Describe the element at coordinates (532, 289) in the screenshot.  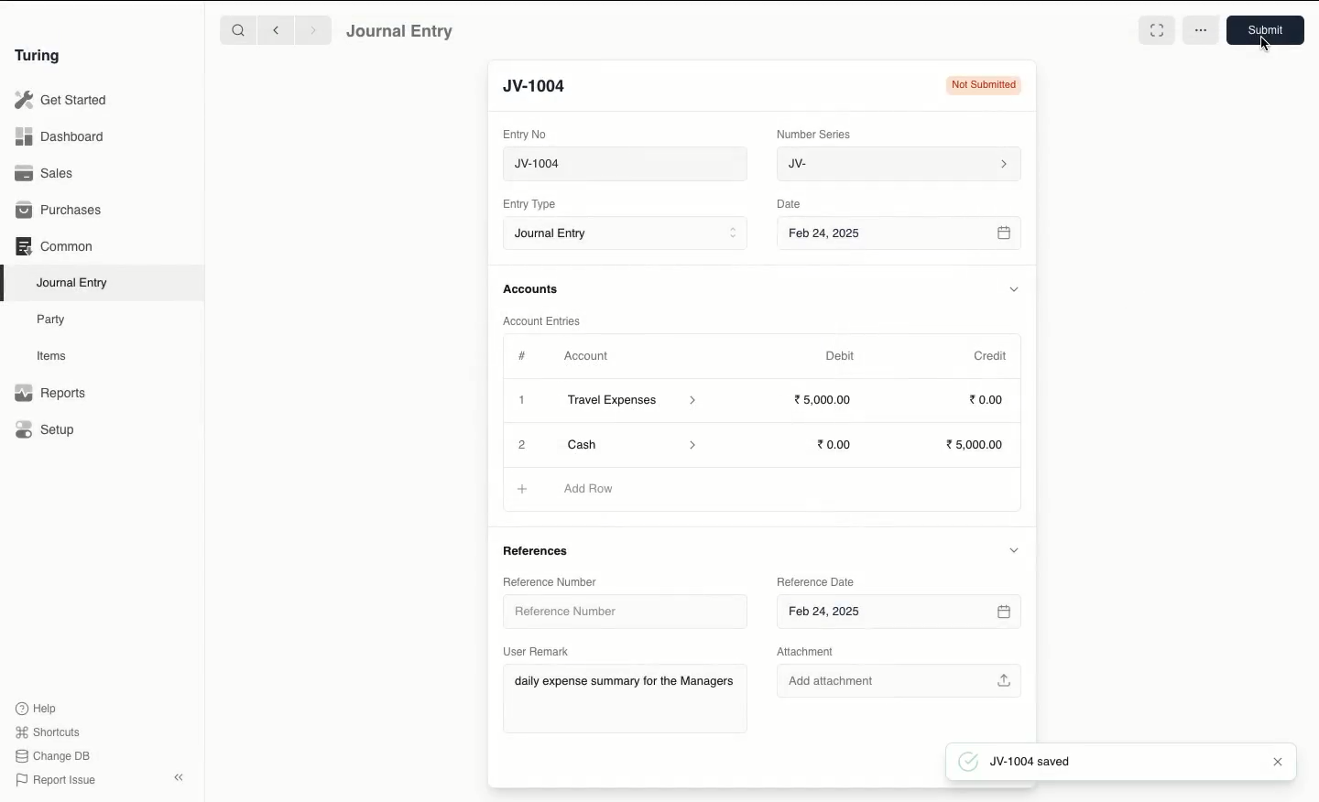
I see `Accounts` at that location.